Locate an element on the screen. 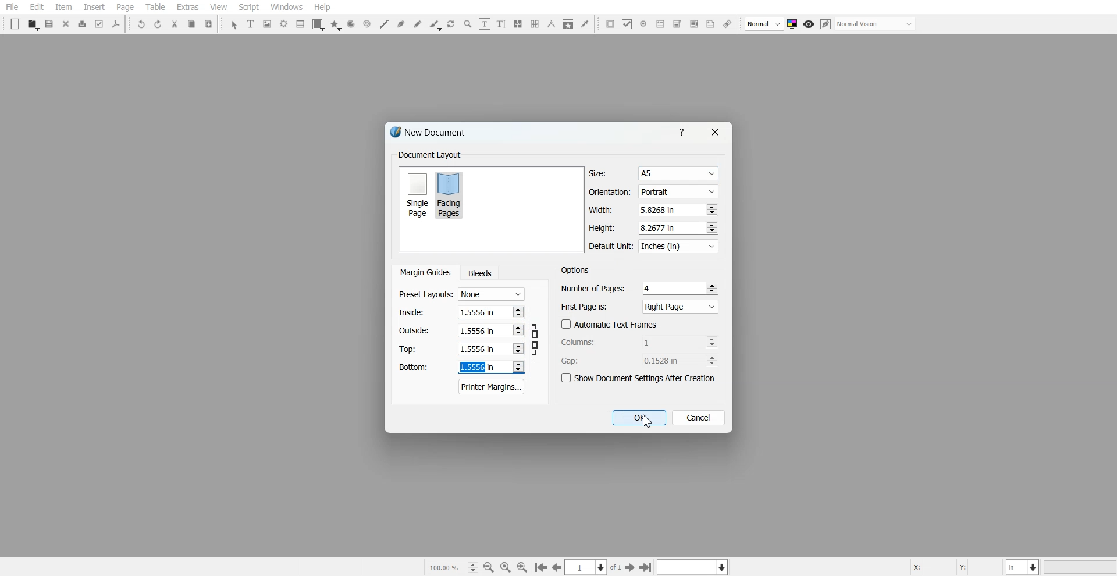  Text Annotation is located at coordinates (710, 24).